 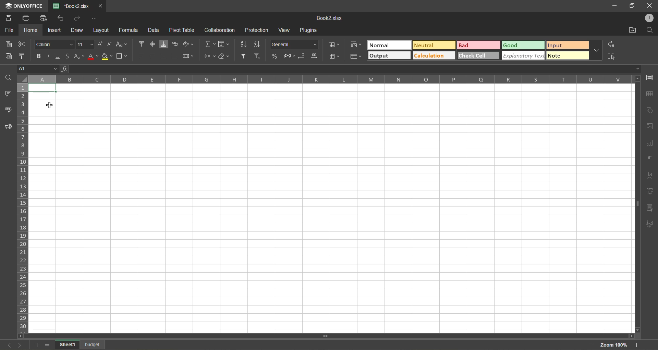 I want to click on zoom in, so click(x=639, y=344).